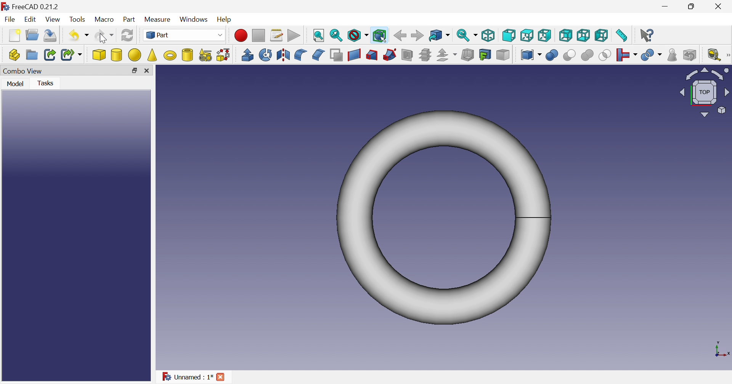 Image resolution: width=732 pixels, height=384 pixels. Describe the element at coordinates (372, 55) in the screenshot. I see `Loft...` at that location.